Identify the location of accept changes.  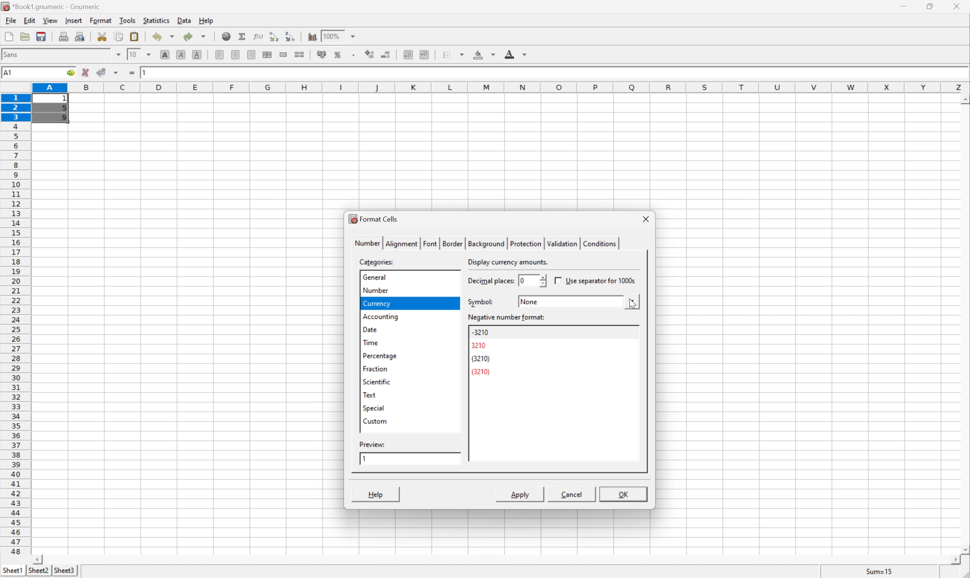
(102, 71).